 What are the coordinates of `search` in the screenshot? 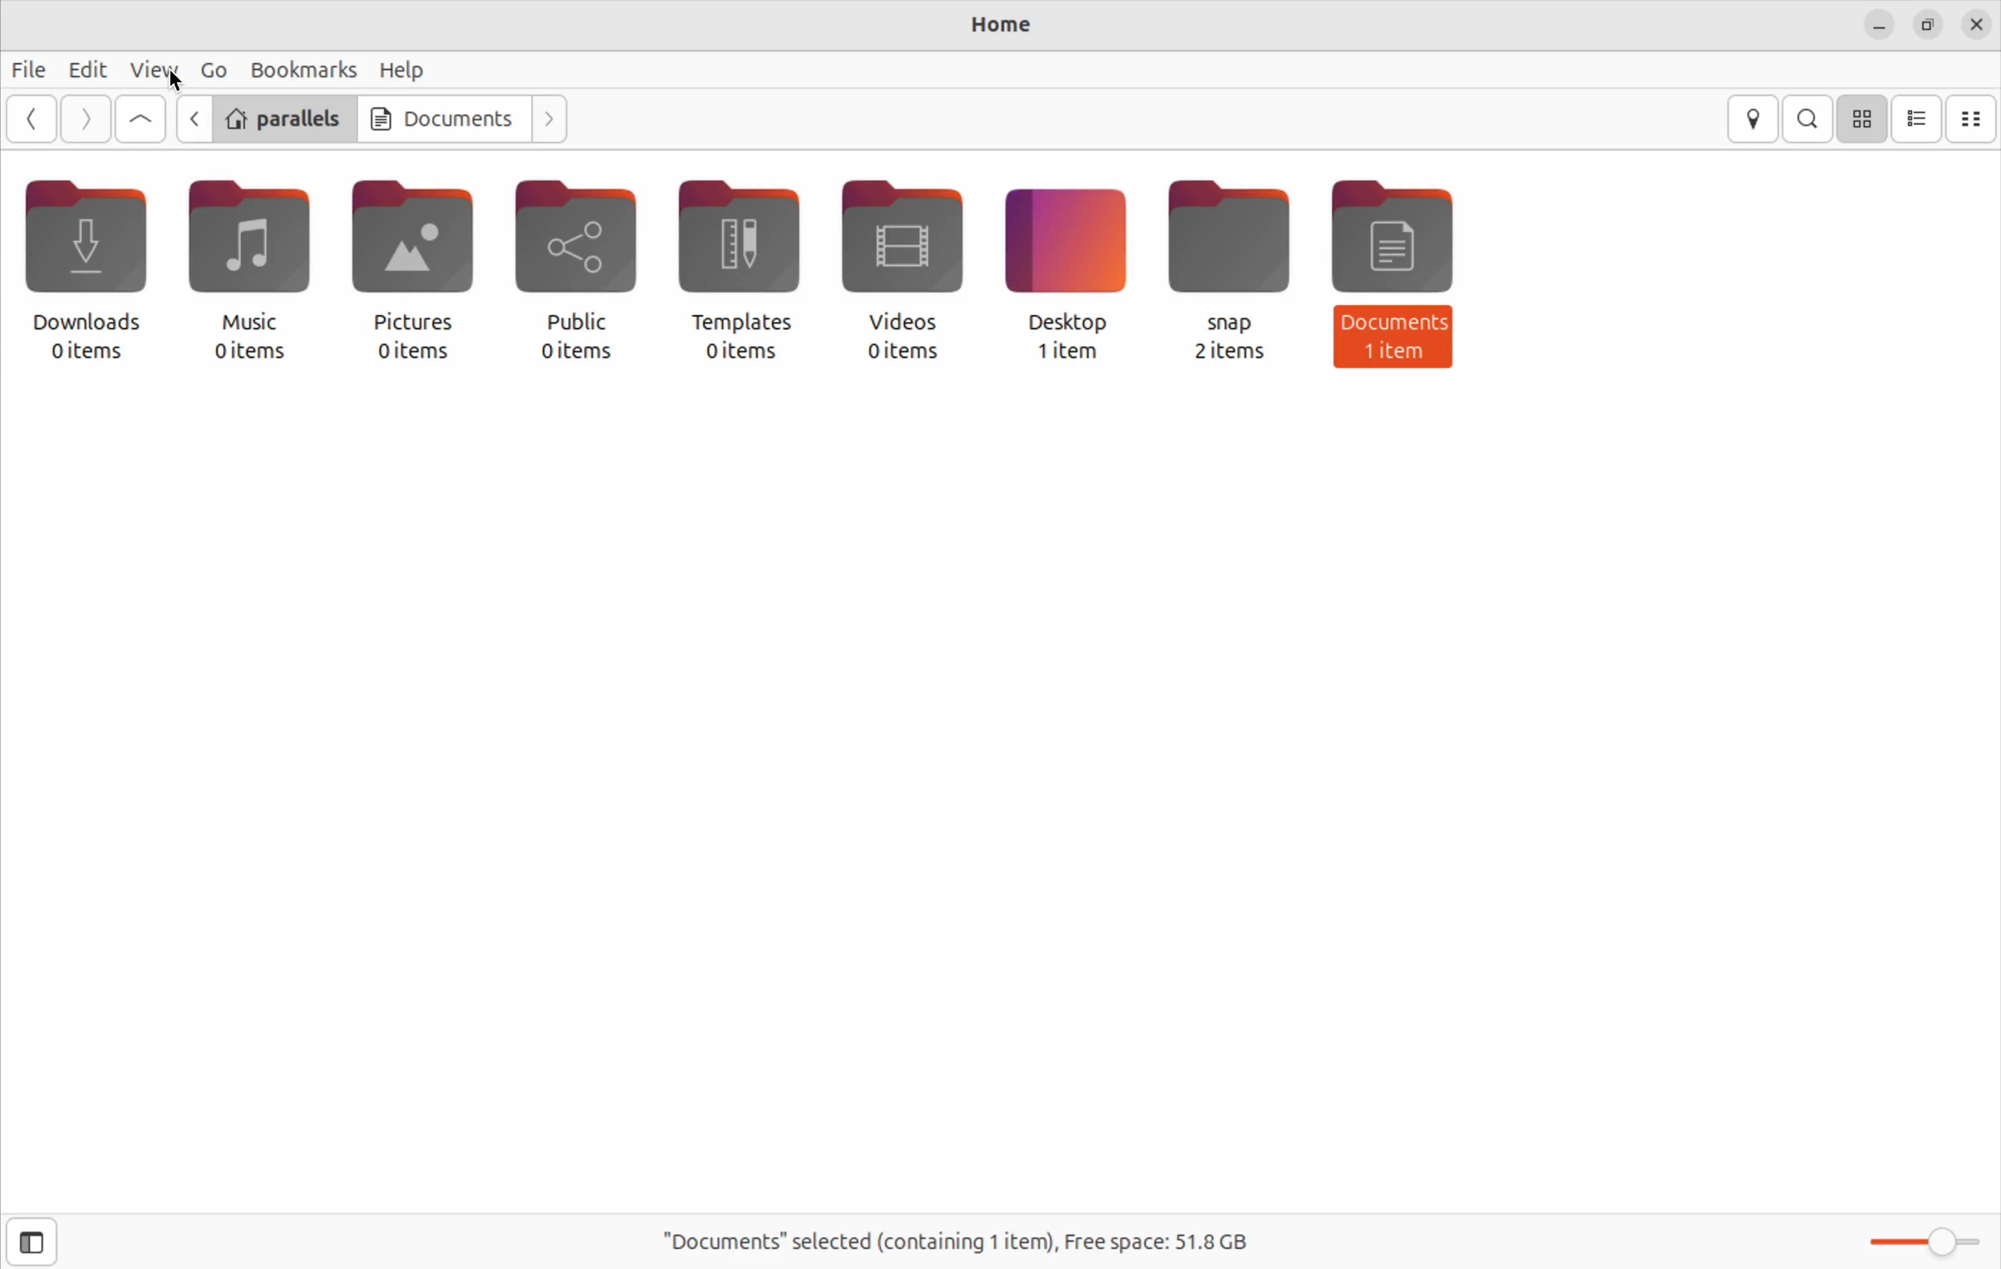 It's located at (1810, 118).